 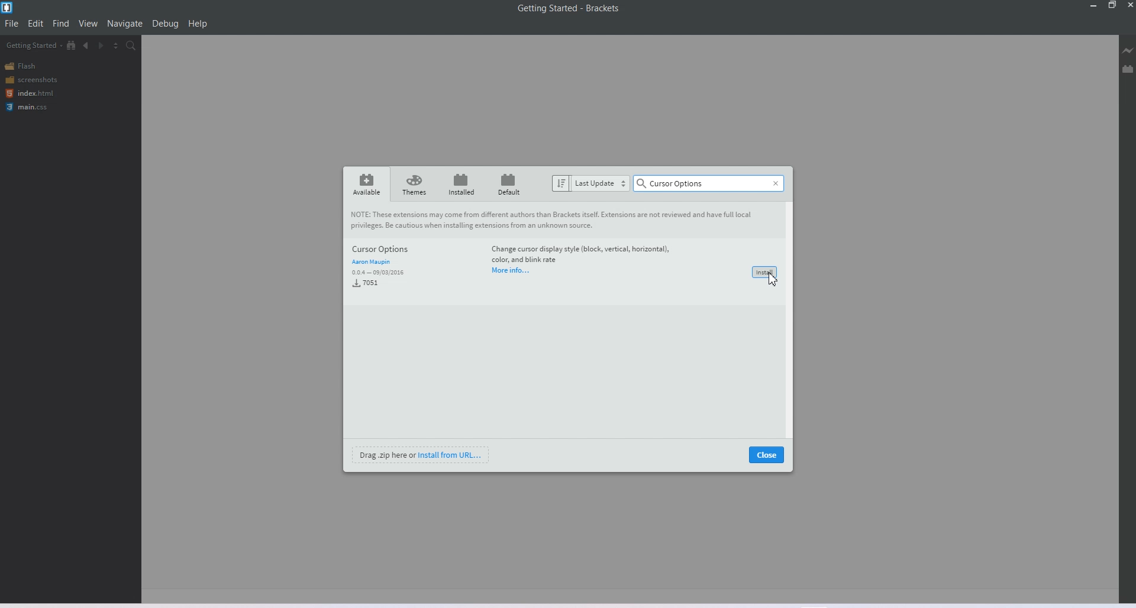 I want to click on more info, so click(x=511, y=271).